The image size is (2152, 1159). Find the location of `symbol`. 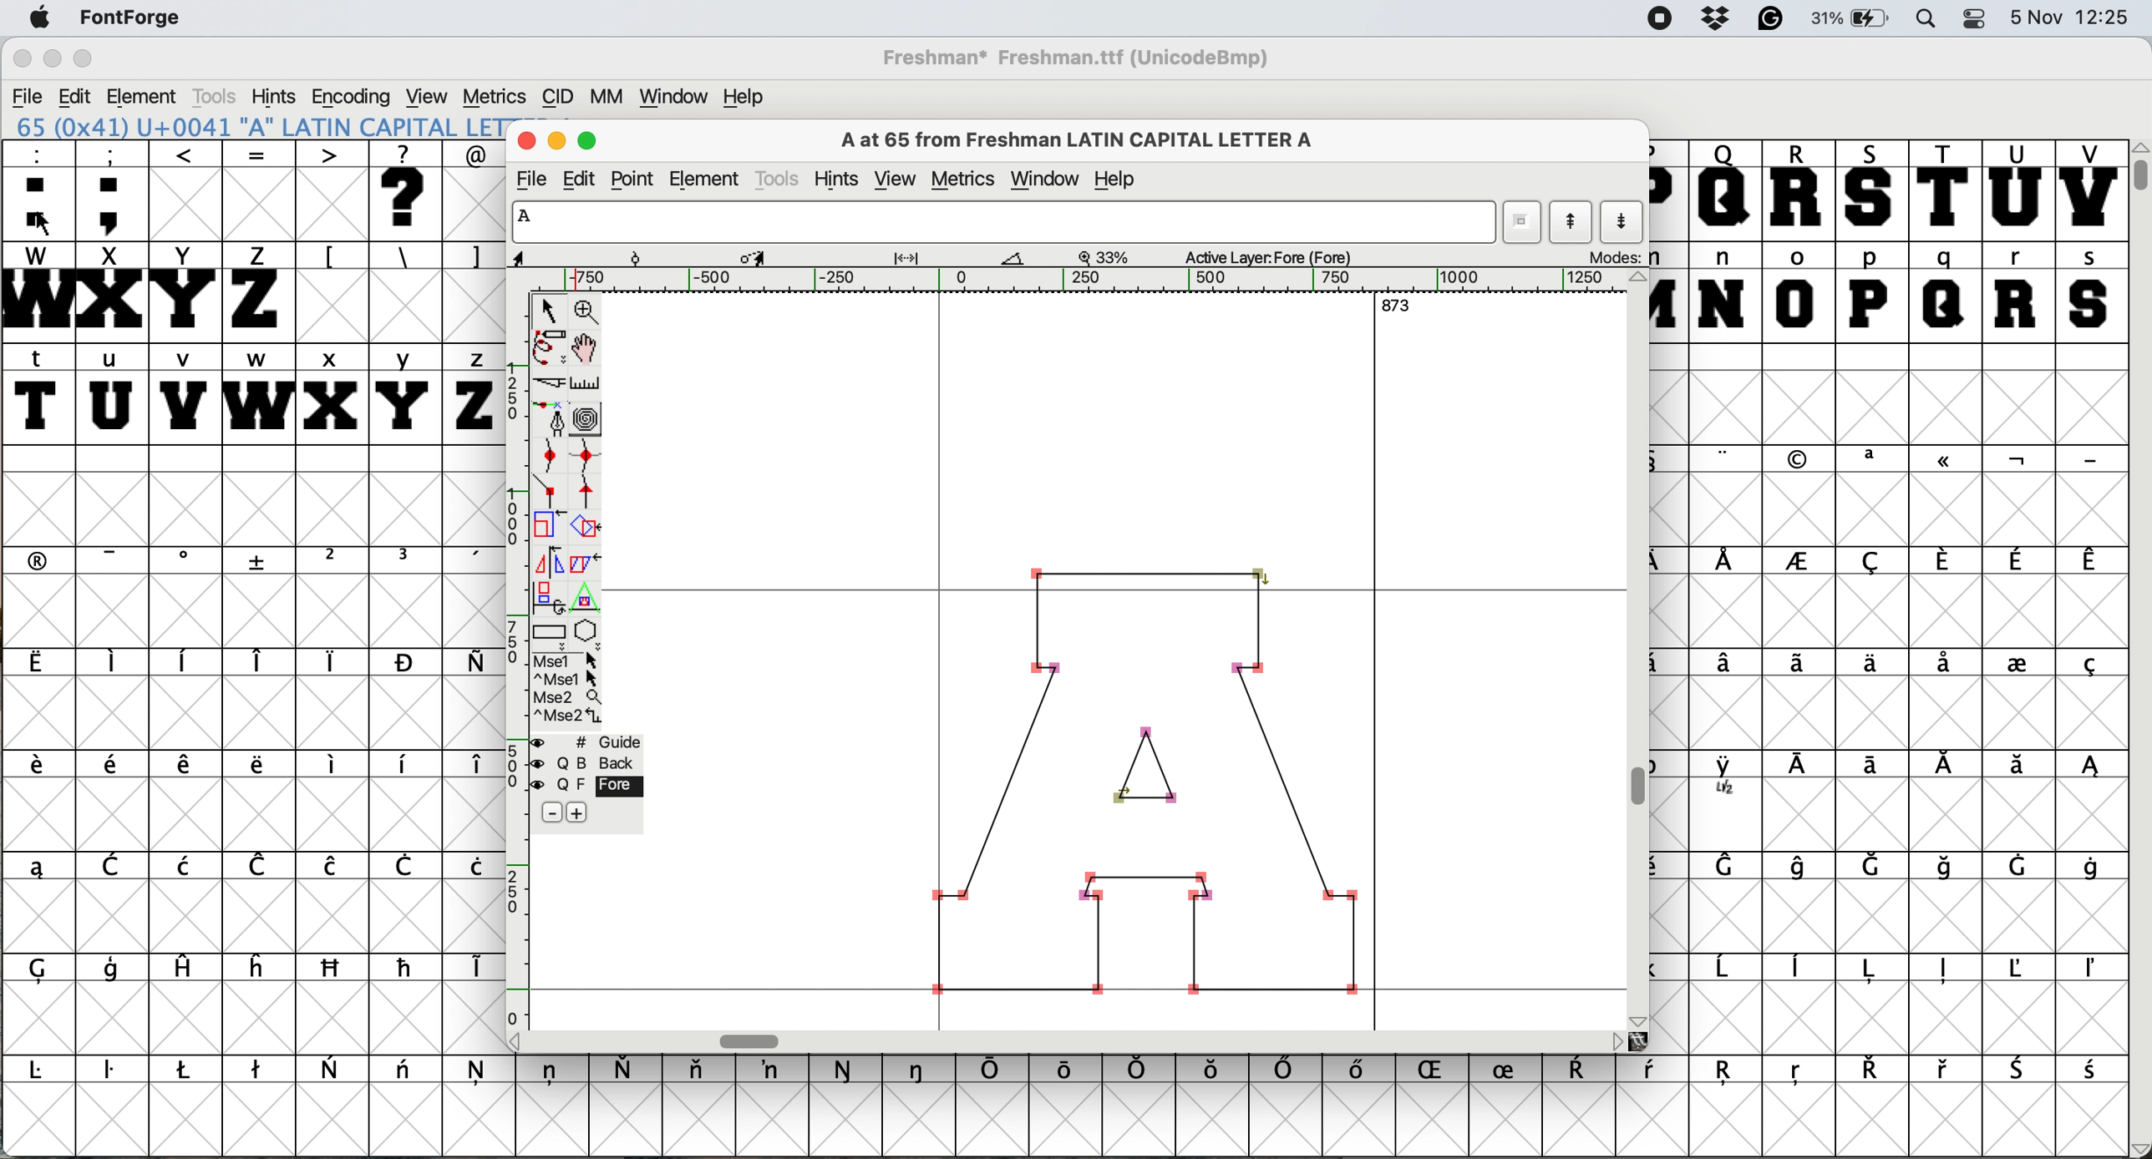

symbol is located at coordinates (994, 1070).